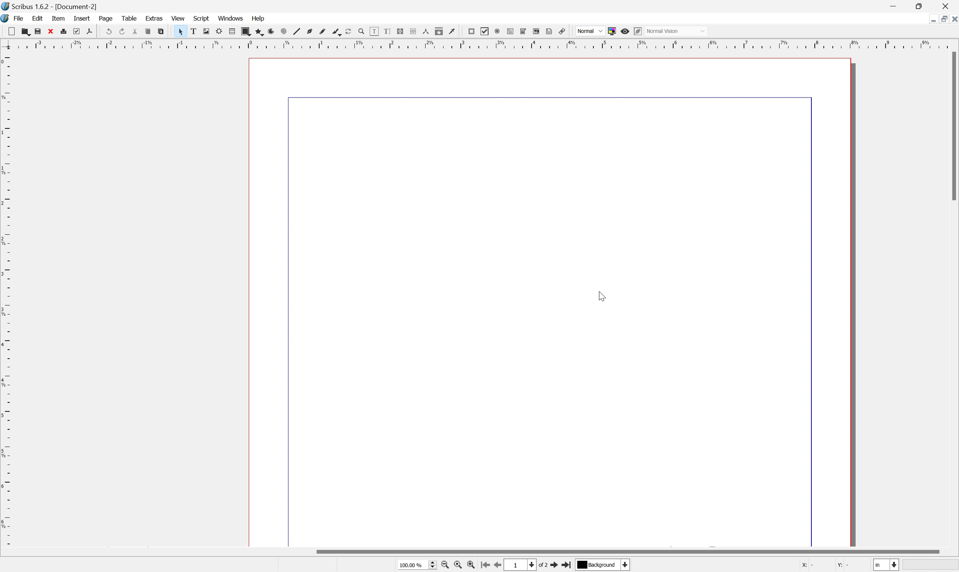  Describe the element at coordinates (477, 44) in the screenshot. I see `Ruler` at that location.